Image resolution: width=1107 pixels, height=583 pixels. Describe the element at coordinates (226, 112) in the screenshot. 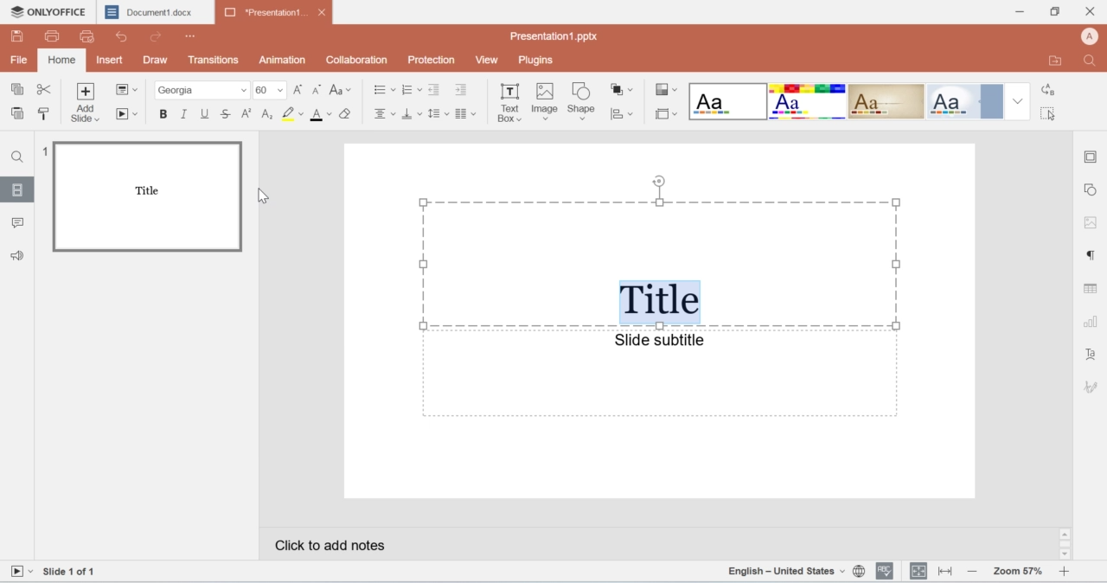

I see `strikethrough` at that location.